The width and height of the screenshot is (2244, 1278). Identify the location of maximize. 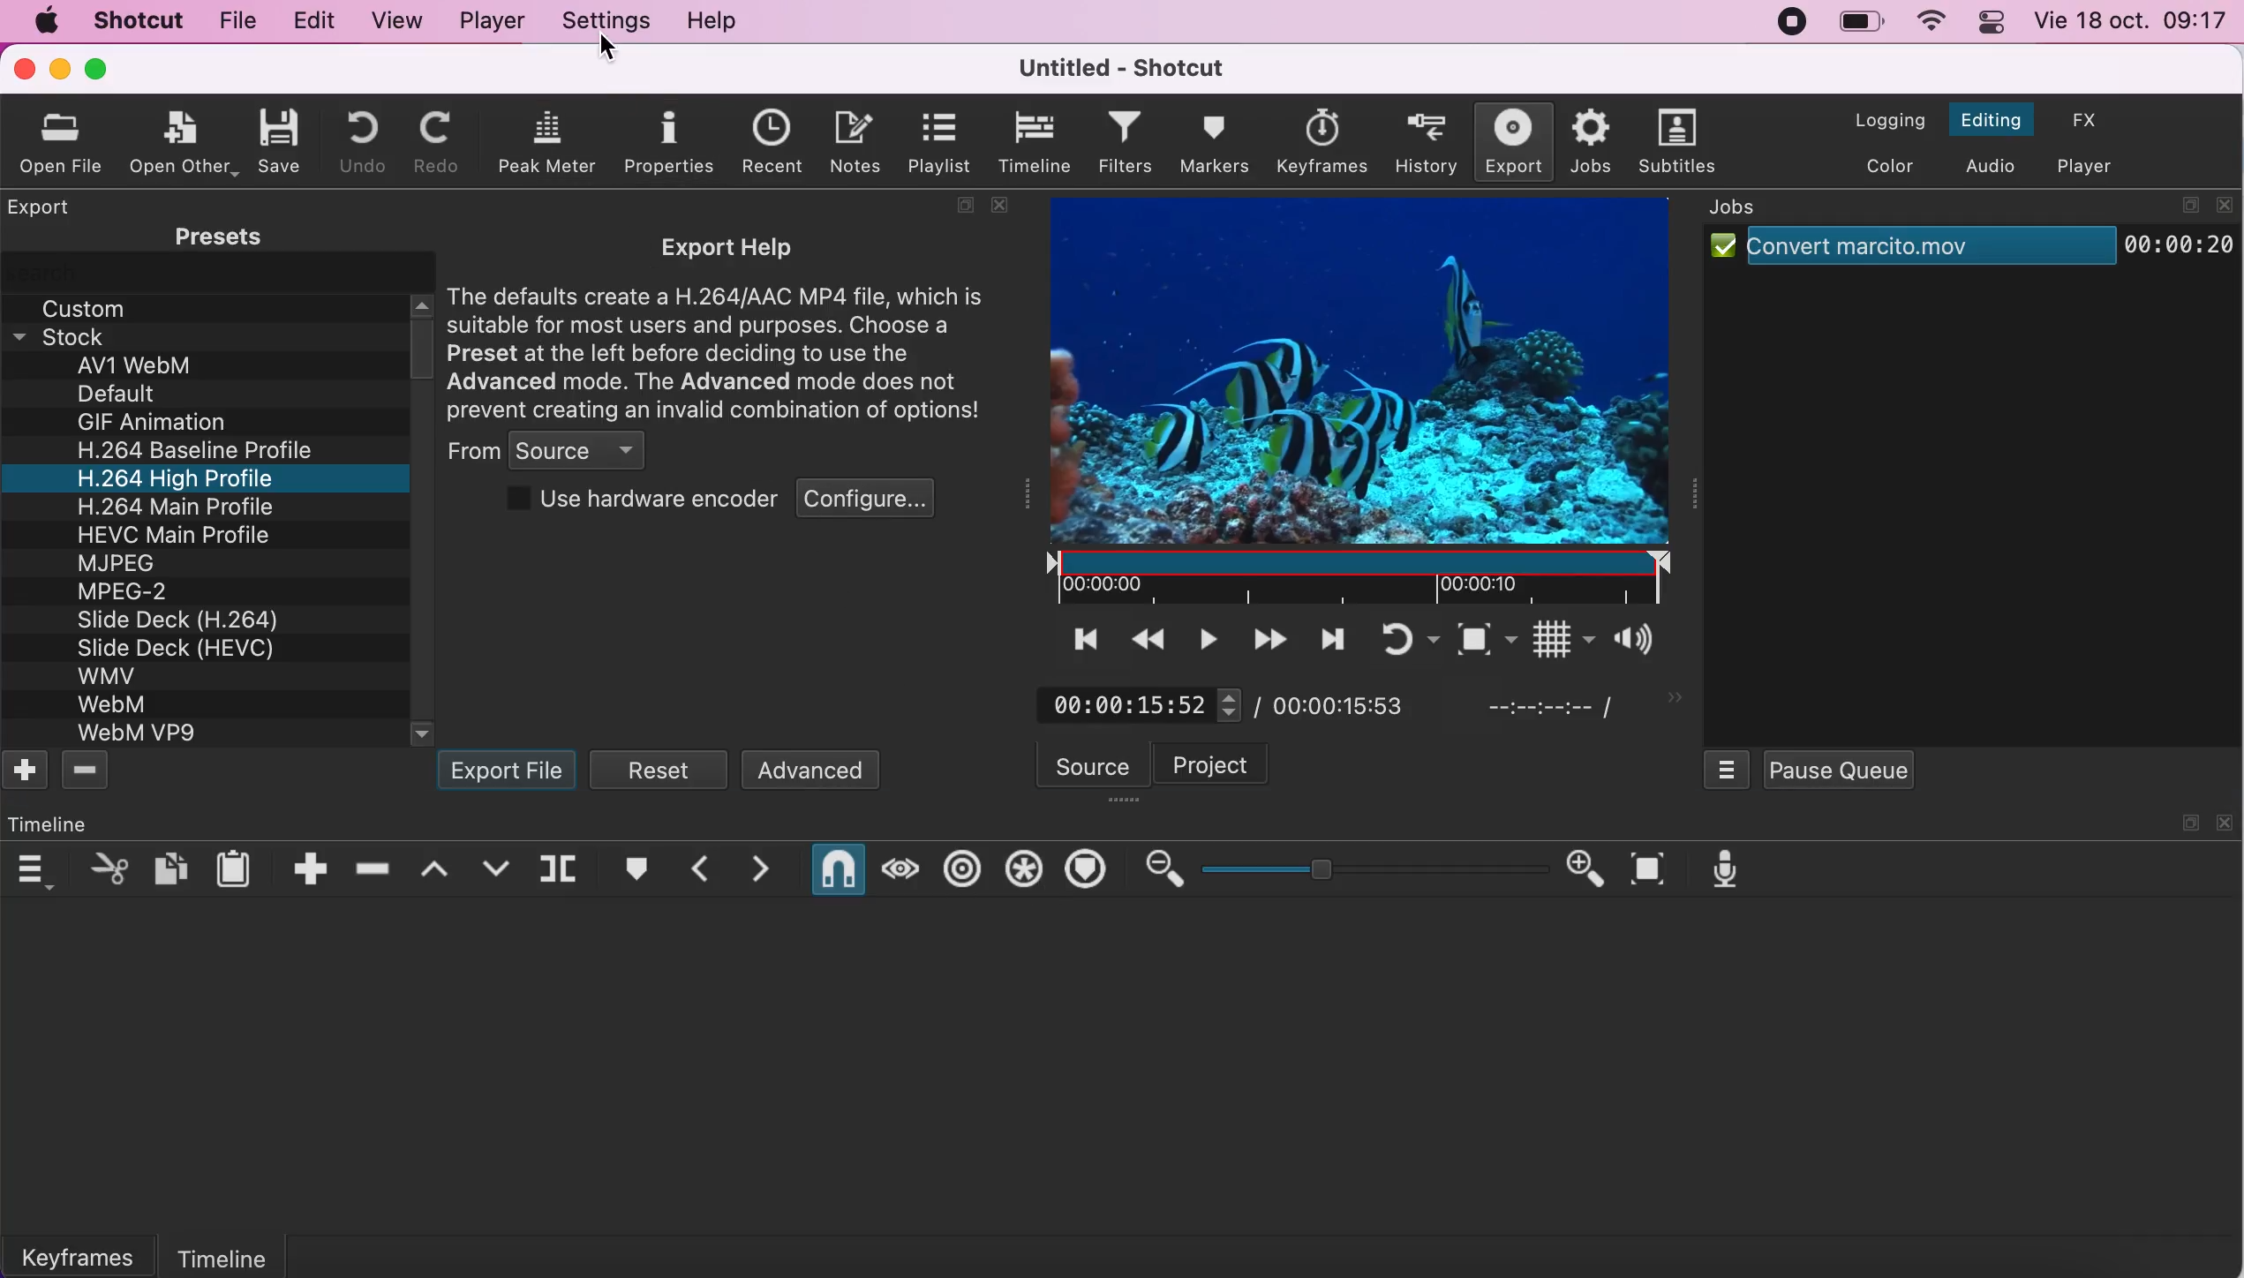
(95, 69).